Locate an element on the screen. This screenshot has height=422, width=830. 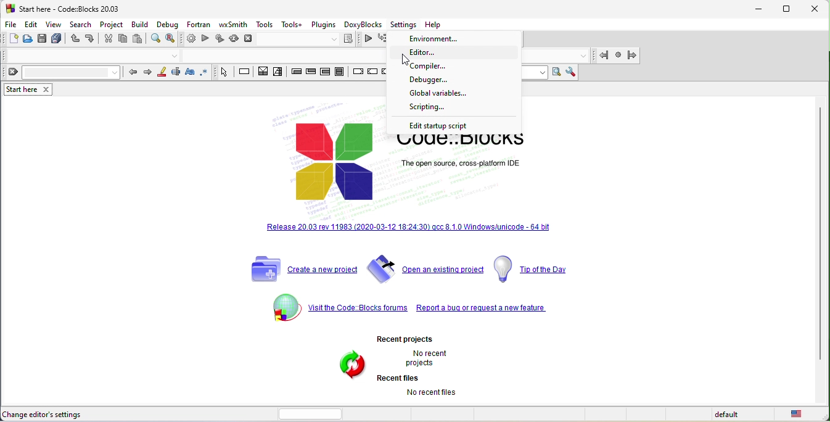
undo is located at coordinates (73, 41).